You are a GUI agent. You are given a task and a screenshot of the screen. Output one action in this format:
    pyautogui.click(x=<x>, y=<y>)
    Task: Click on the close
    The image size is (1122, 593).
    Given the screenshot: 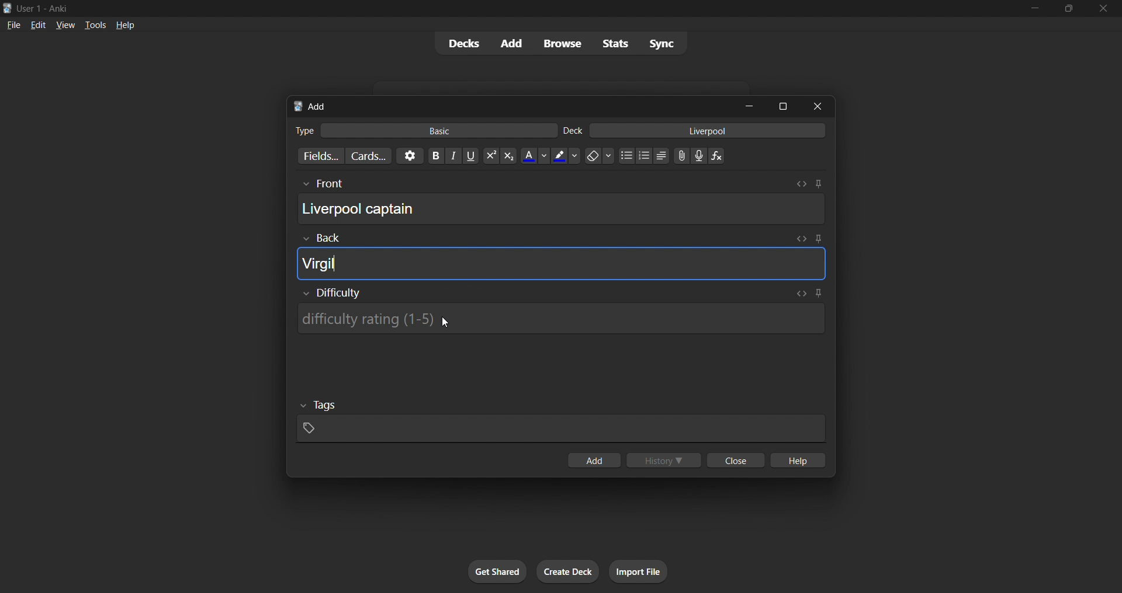 What is the action you would take?
    pyautogui.click(x=1103, y=9)
    